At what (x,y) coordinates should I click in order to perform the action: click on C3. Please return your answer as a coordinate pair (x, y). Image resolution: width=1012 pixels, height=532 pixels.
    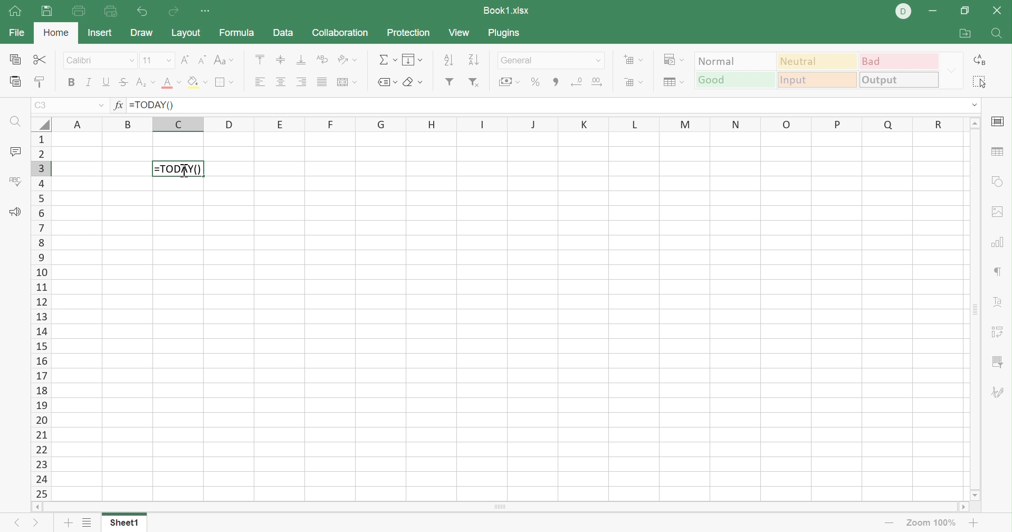
    Looking at the image, I should click on (39, 105).